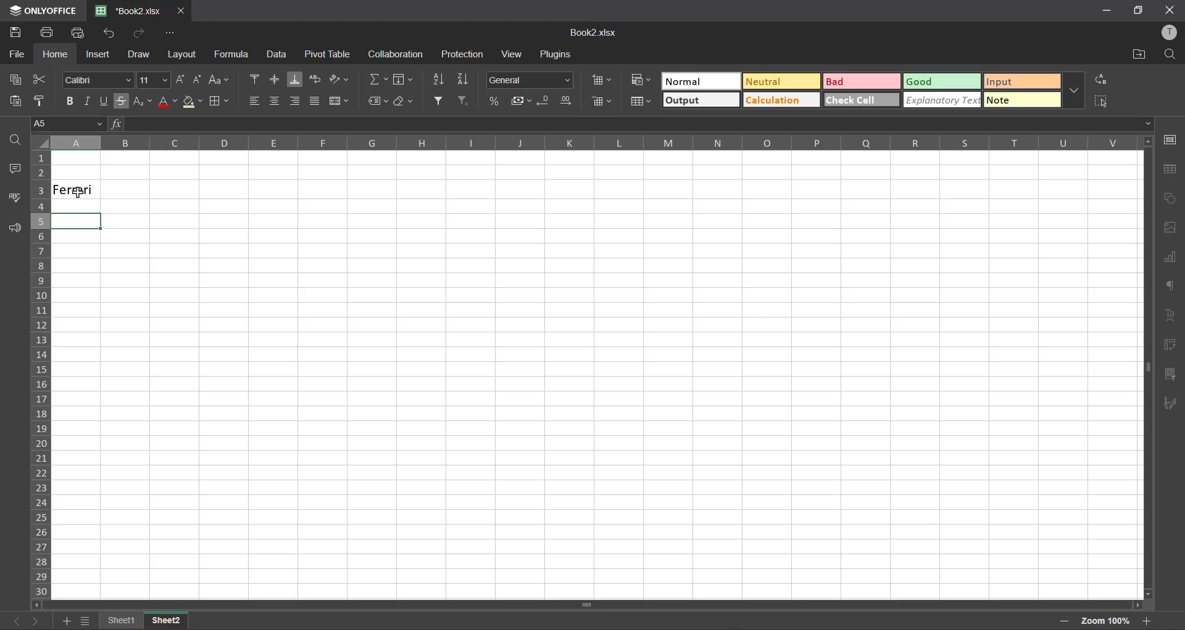  I want to click on Ferrari, so click(74, 190).